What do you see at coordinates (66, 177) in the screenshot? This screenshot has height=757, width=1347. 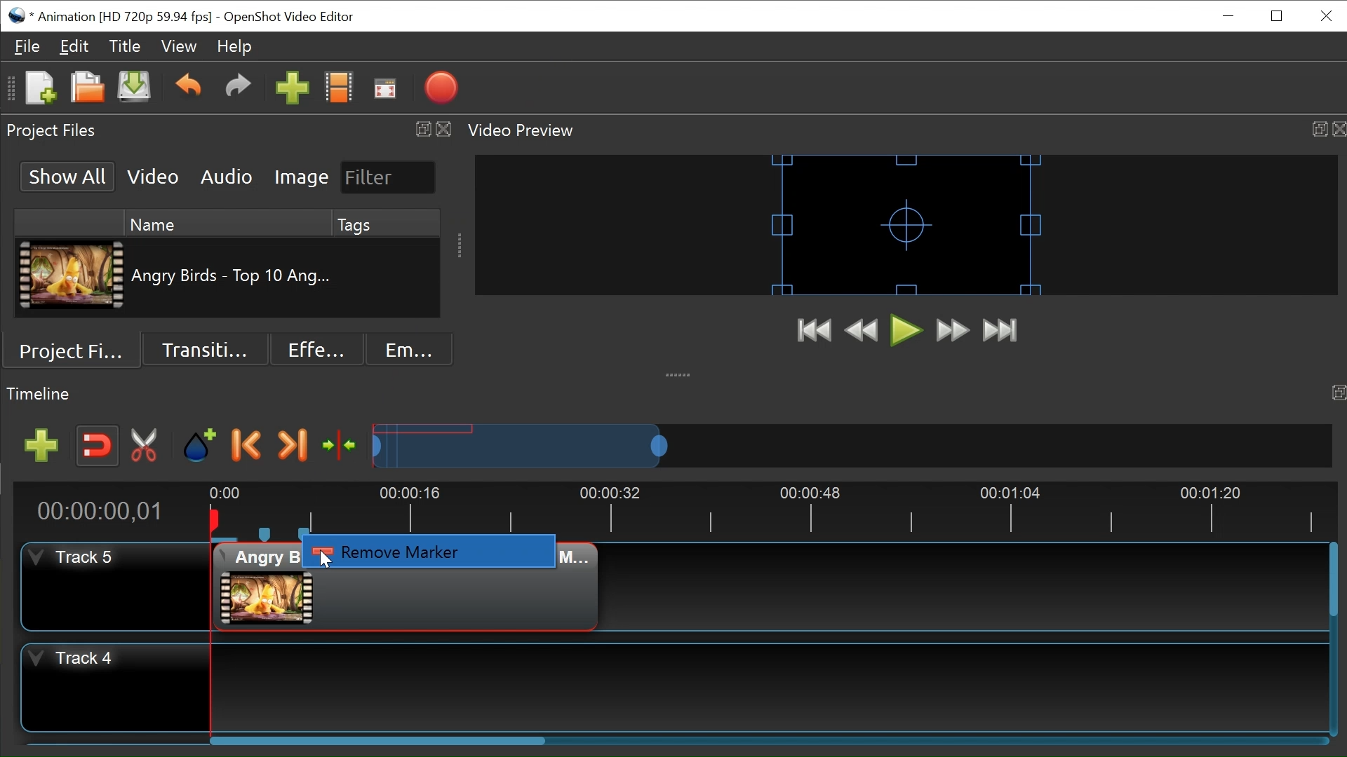 I see `Show All` at bounding box center [66, 177].